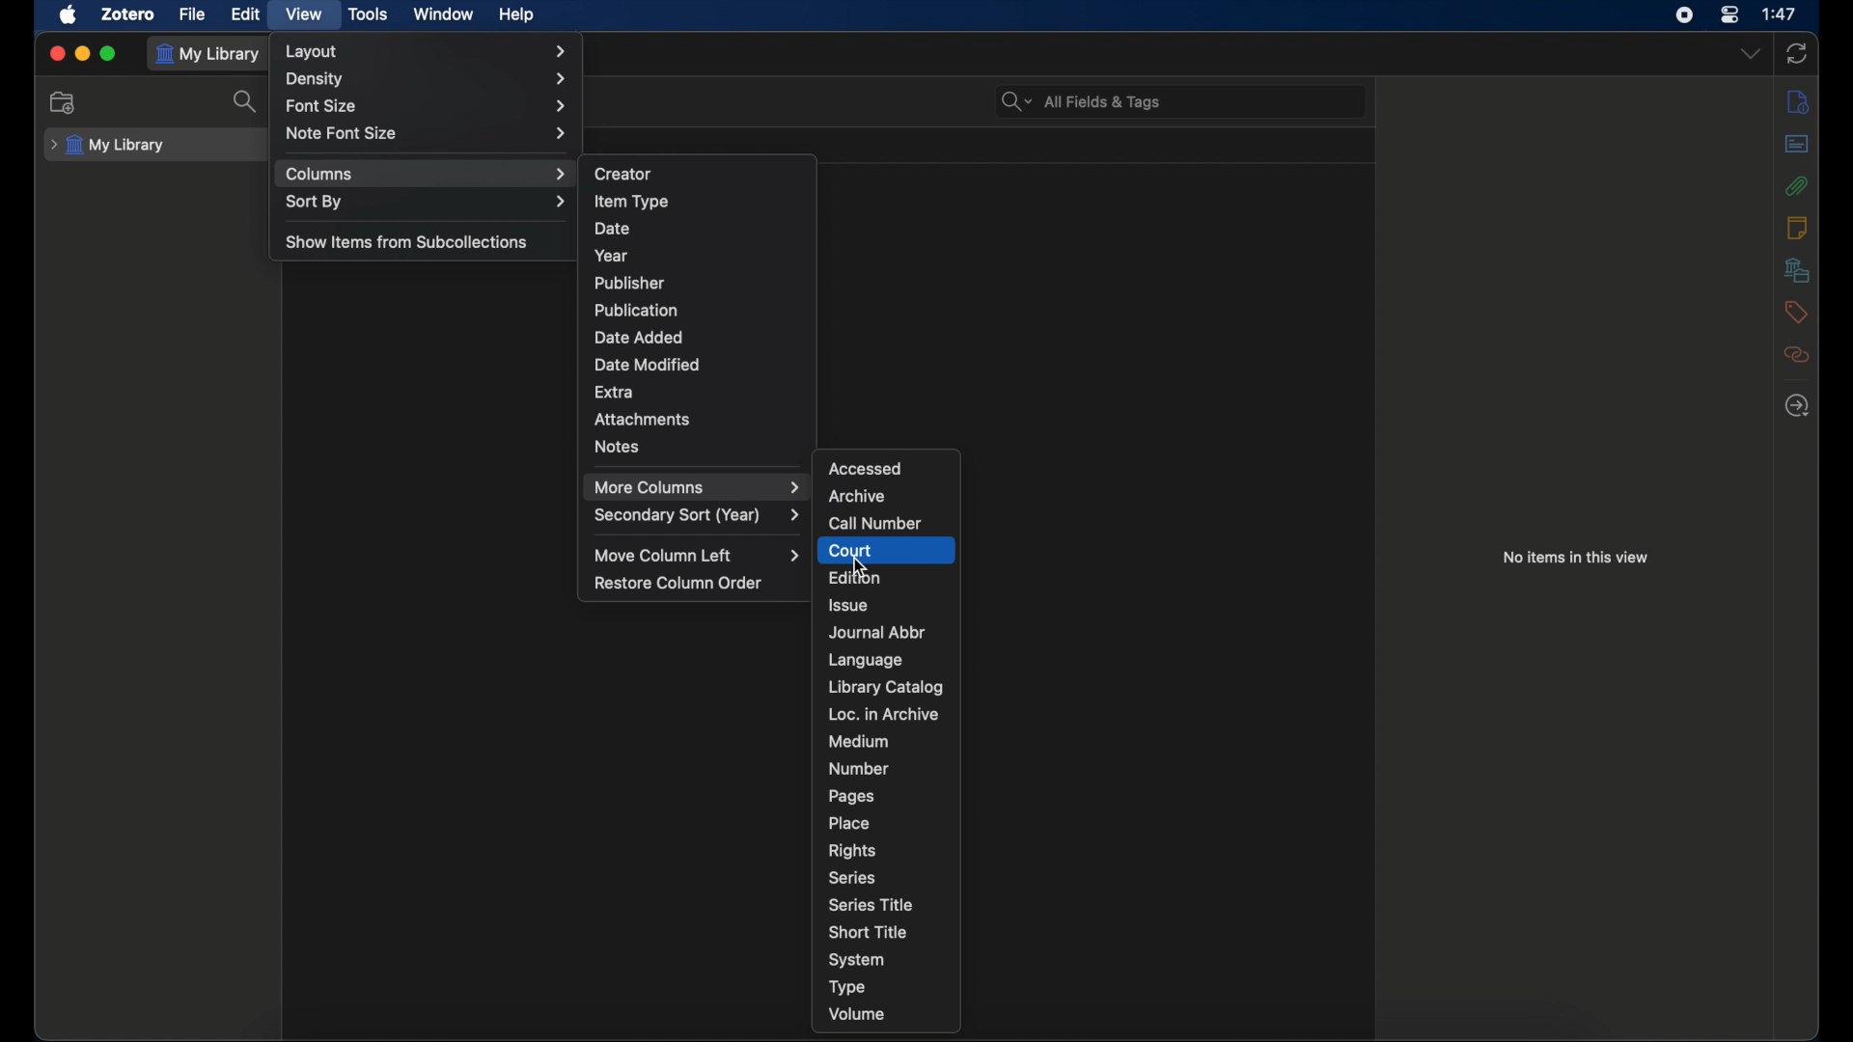 This screenshot has width=1853, height=1042. Describe the element at coordinates (872, 904) in the screenshot. I see `series title` at that location.